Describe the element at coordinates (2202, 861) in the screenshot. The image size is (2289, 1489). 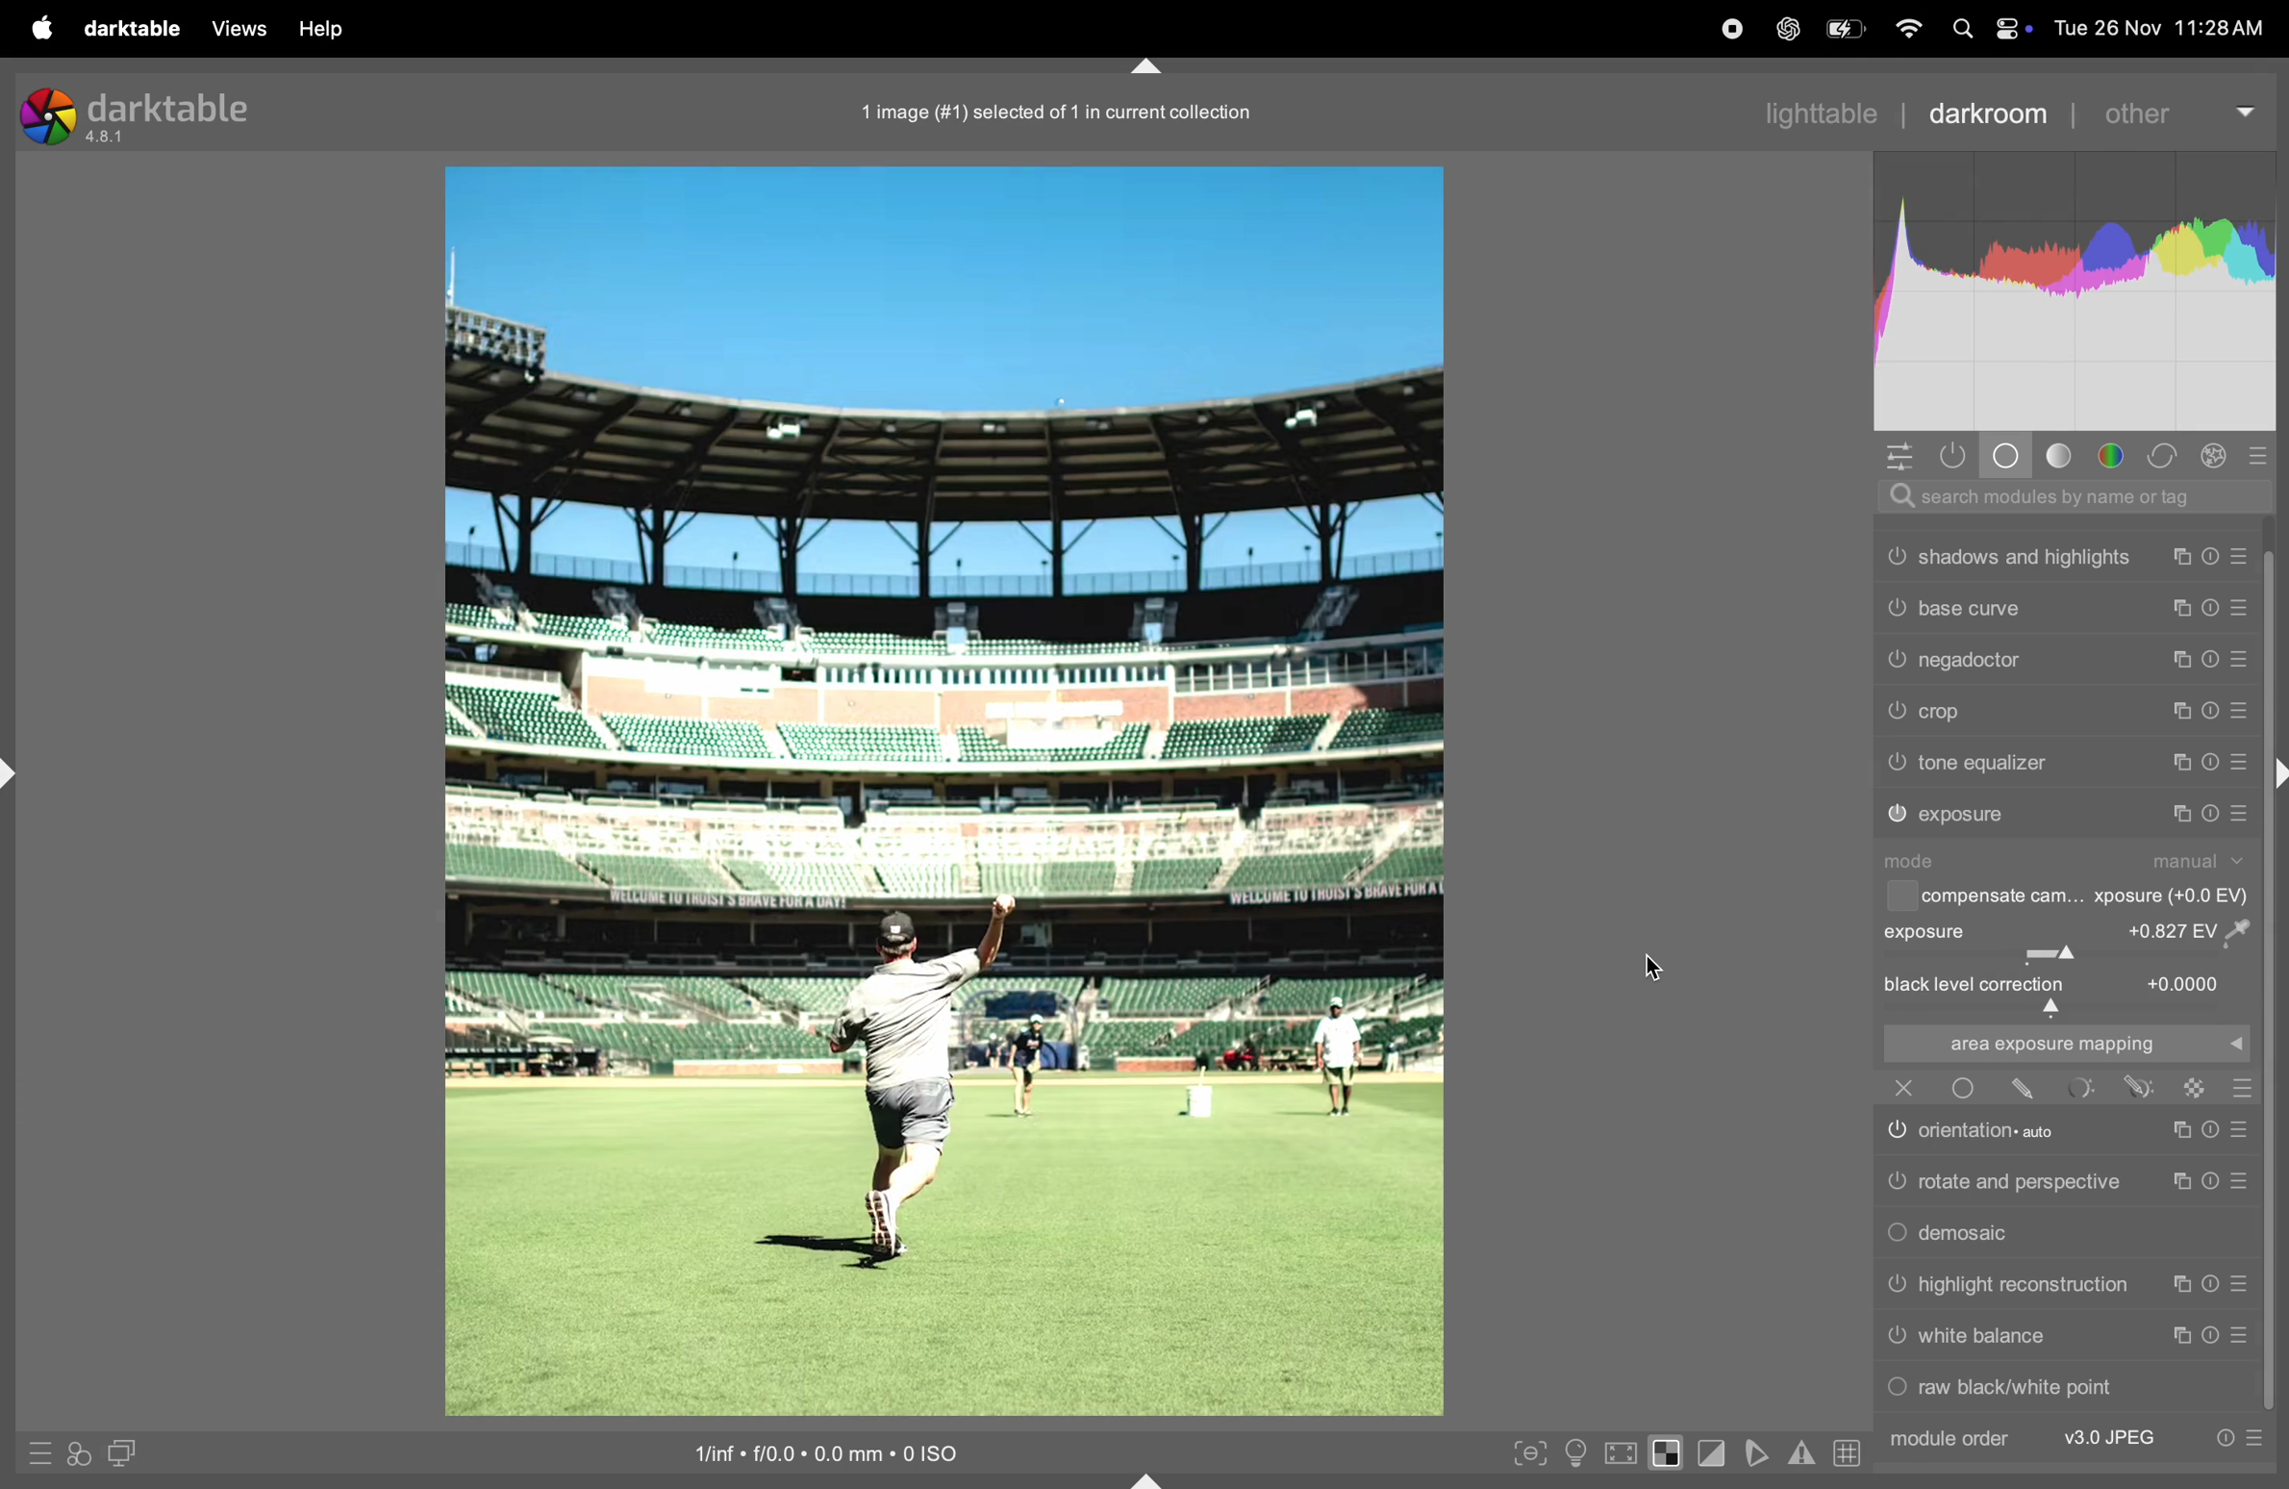
I see `manual` at that location.